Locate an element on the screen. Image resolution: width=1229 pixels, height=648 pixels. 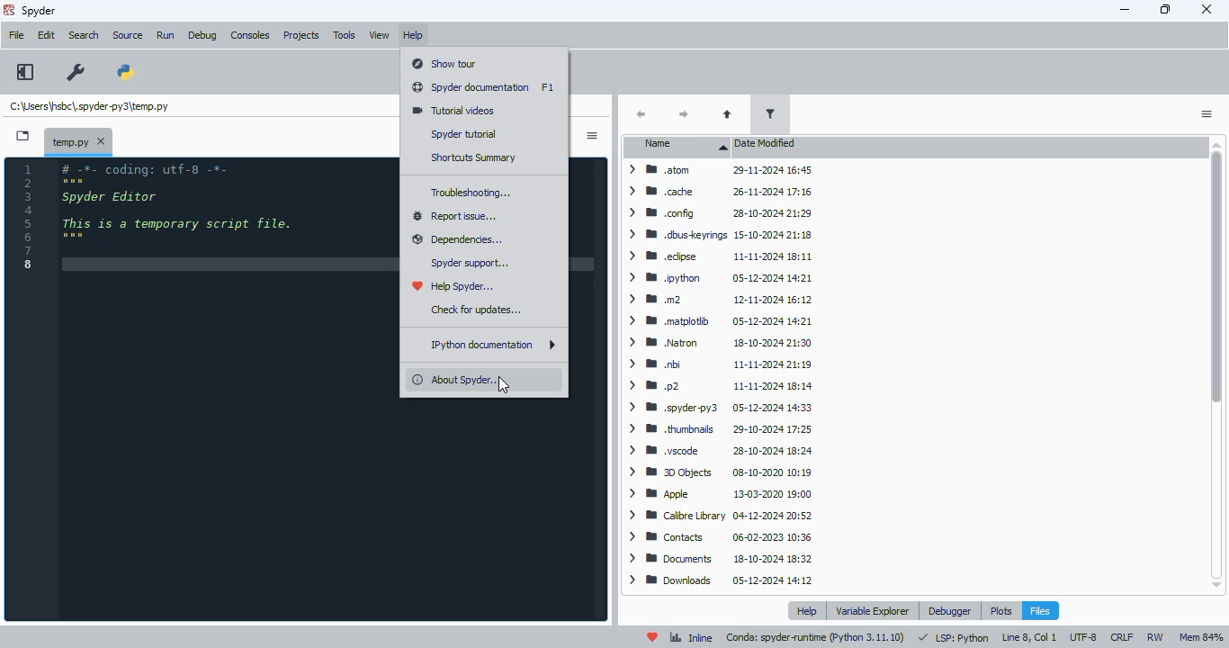
> BB Contacts 06-02-2023 10:36 is located at coordinates (719, 536).